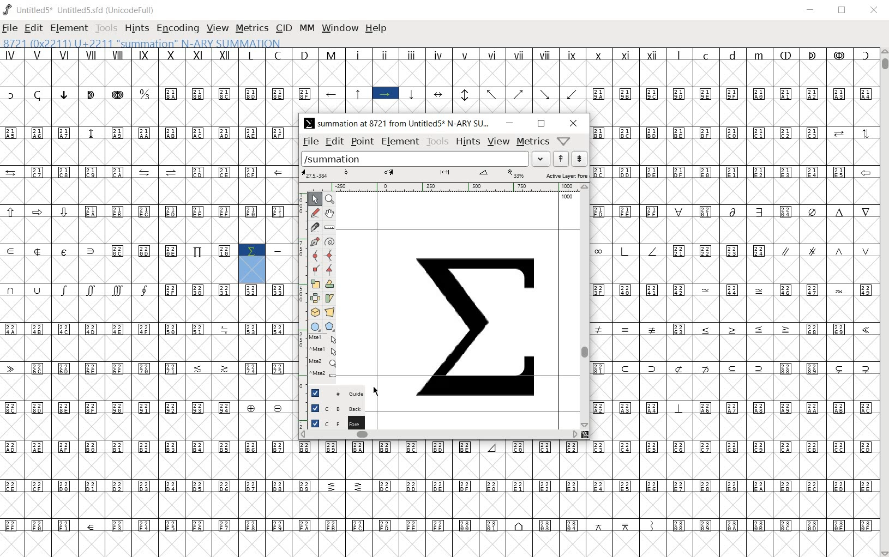 Image resolution: width=889 pixels, height=557 pixels. I want to click on summation at 8721 from Untitled5 N-ARY SUM..., so click(399, 123).